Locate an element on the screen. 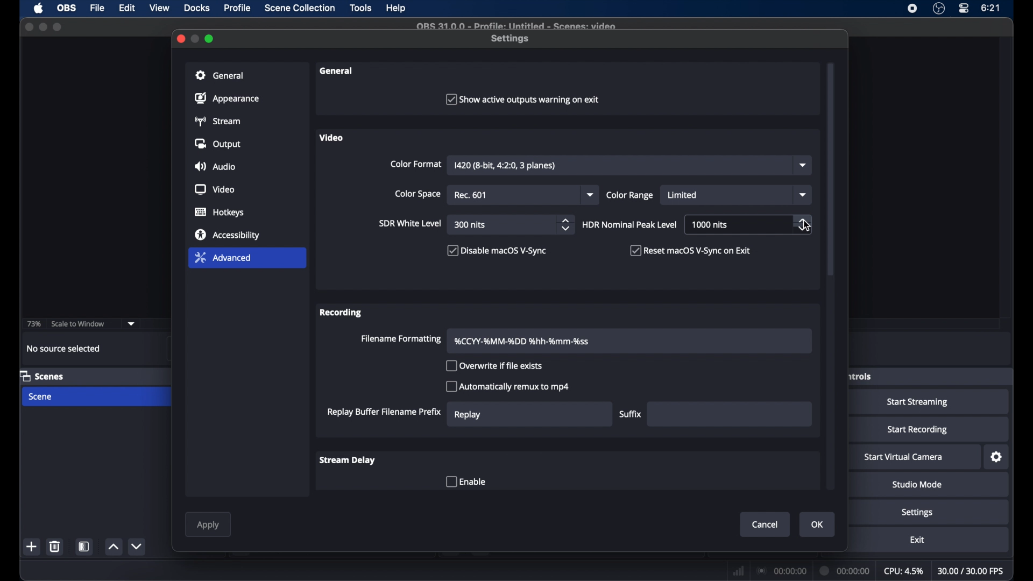 The width and height of the screenshot is (1033, 581). start recording is located at coordinates (917, 430).